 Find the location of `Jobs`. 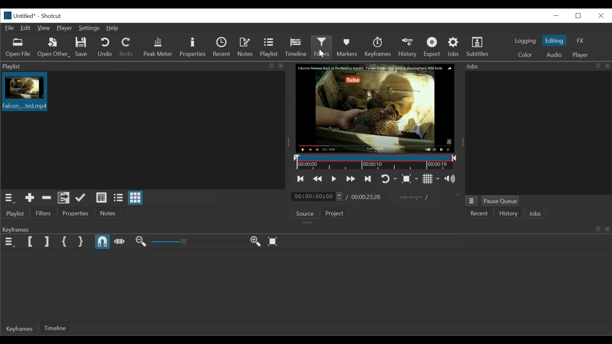

Jobs is located at coordinates (536, 214).